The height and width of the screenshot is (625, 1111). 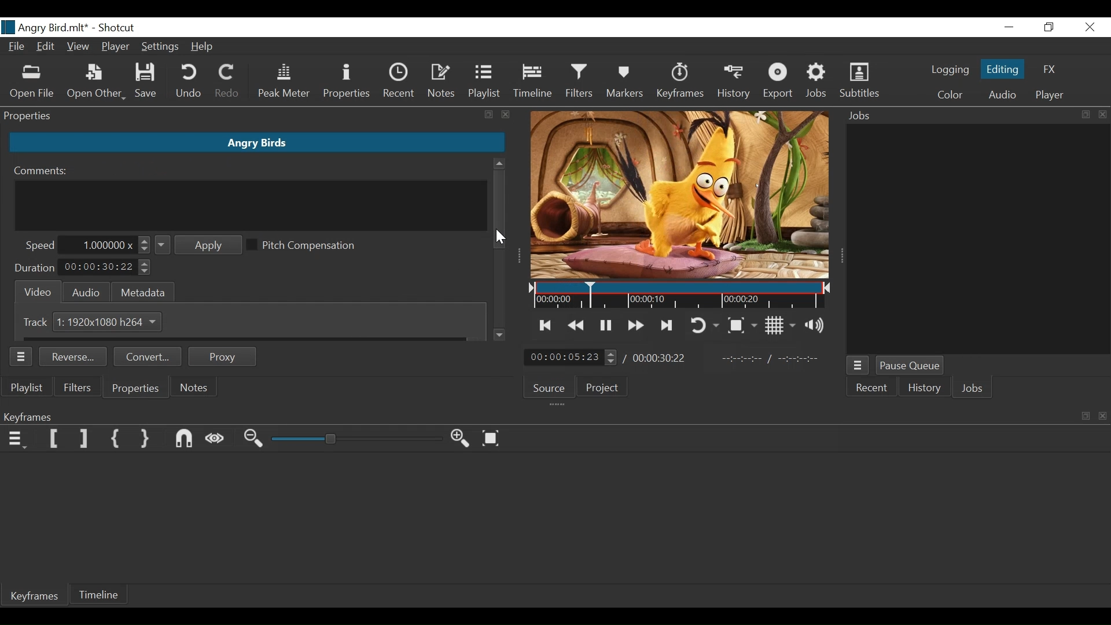 I want to click on Project, so click(x=605, y=389).